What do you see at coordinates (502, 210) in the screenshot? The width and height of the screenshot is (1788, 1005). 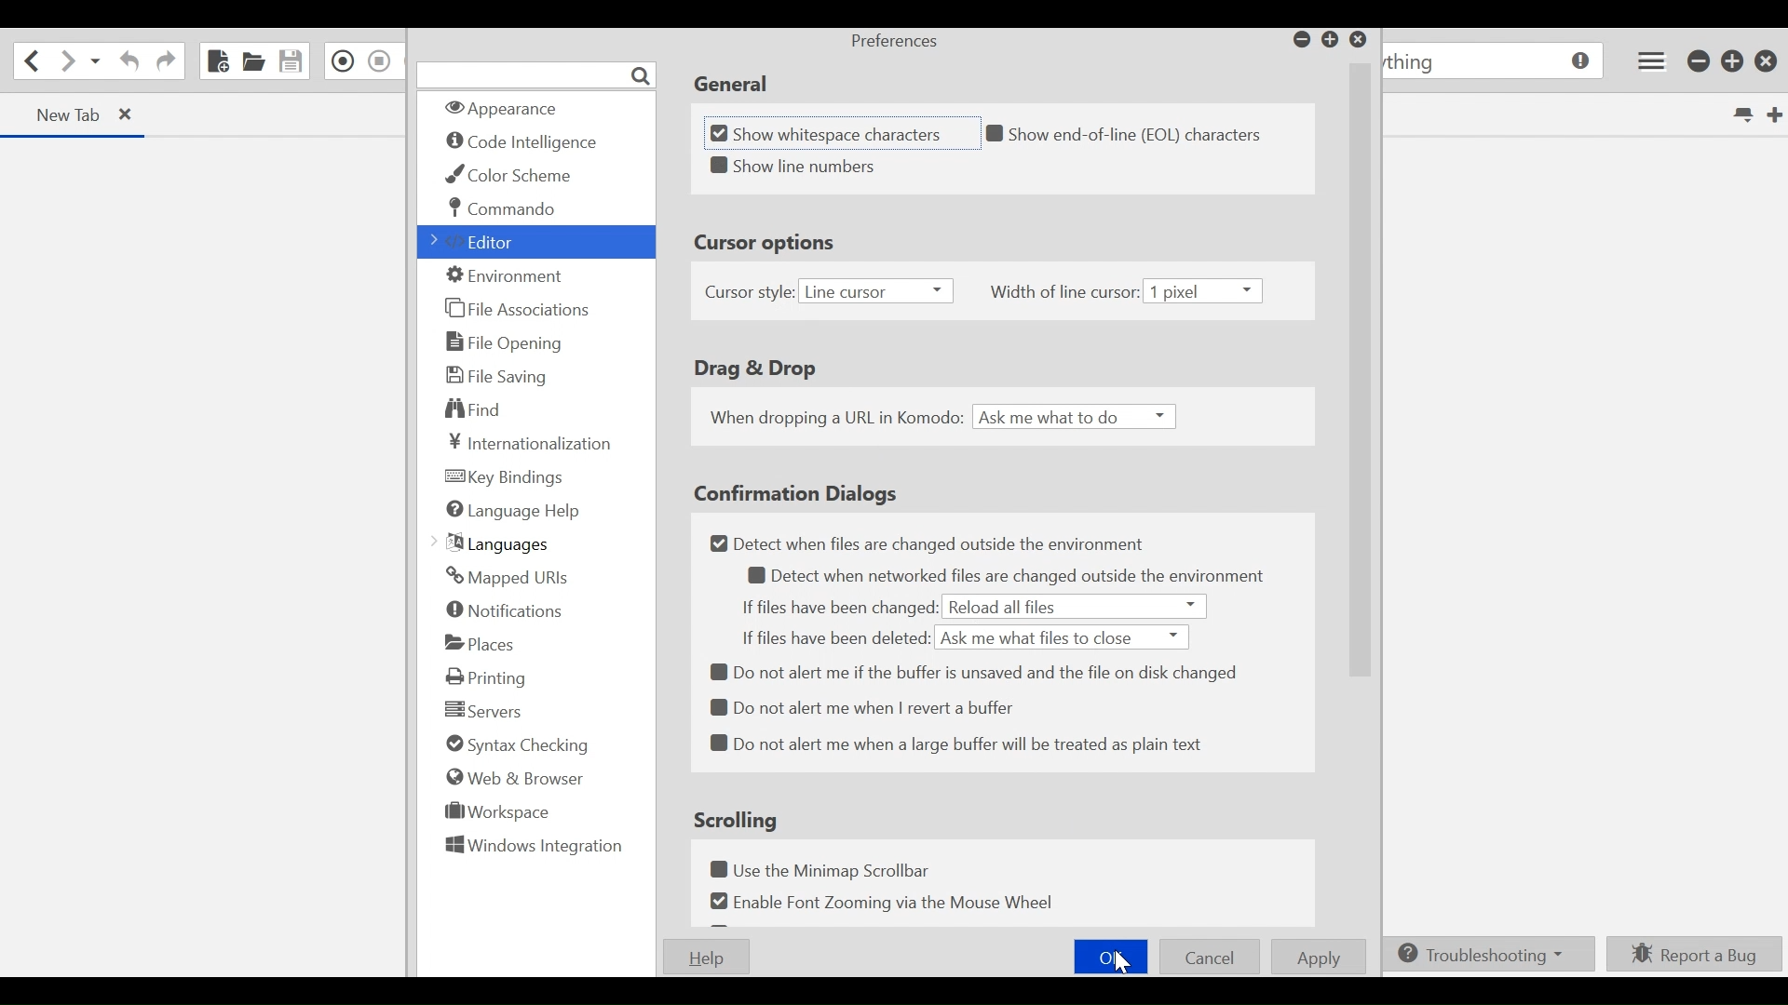 I see `Commando` at bounding box center [502, 210].